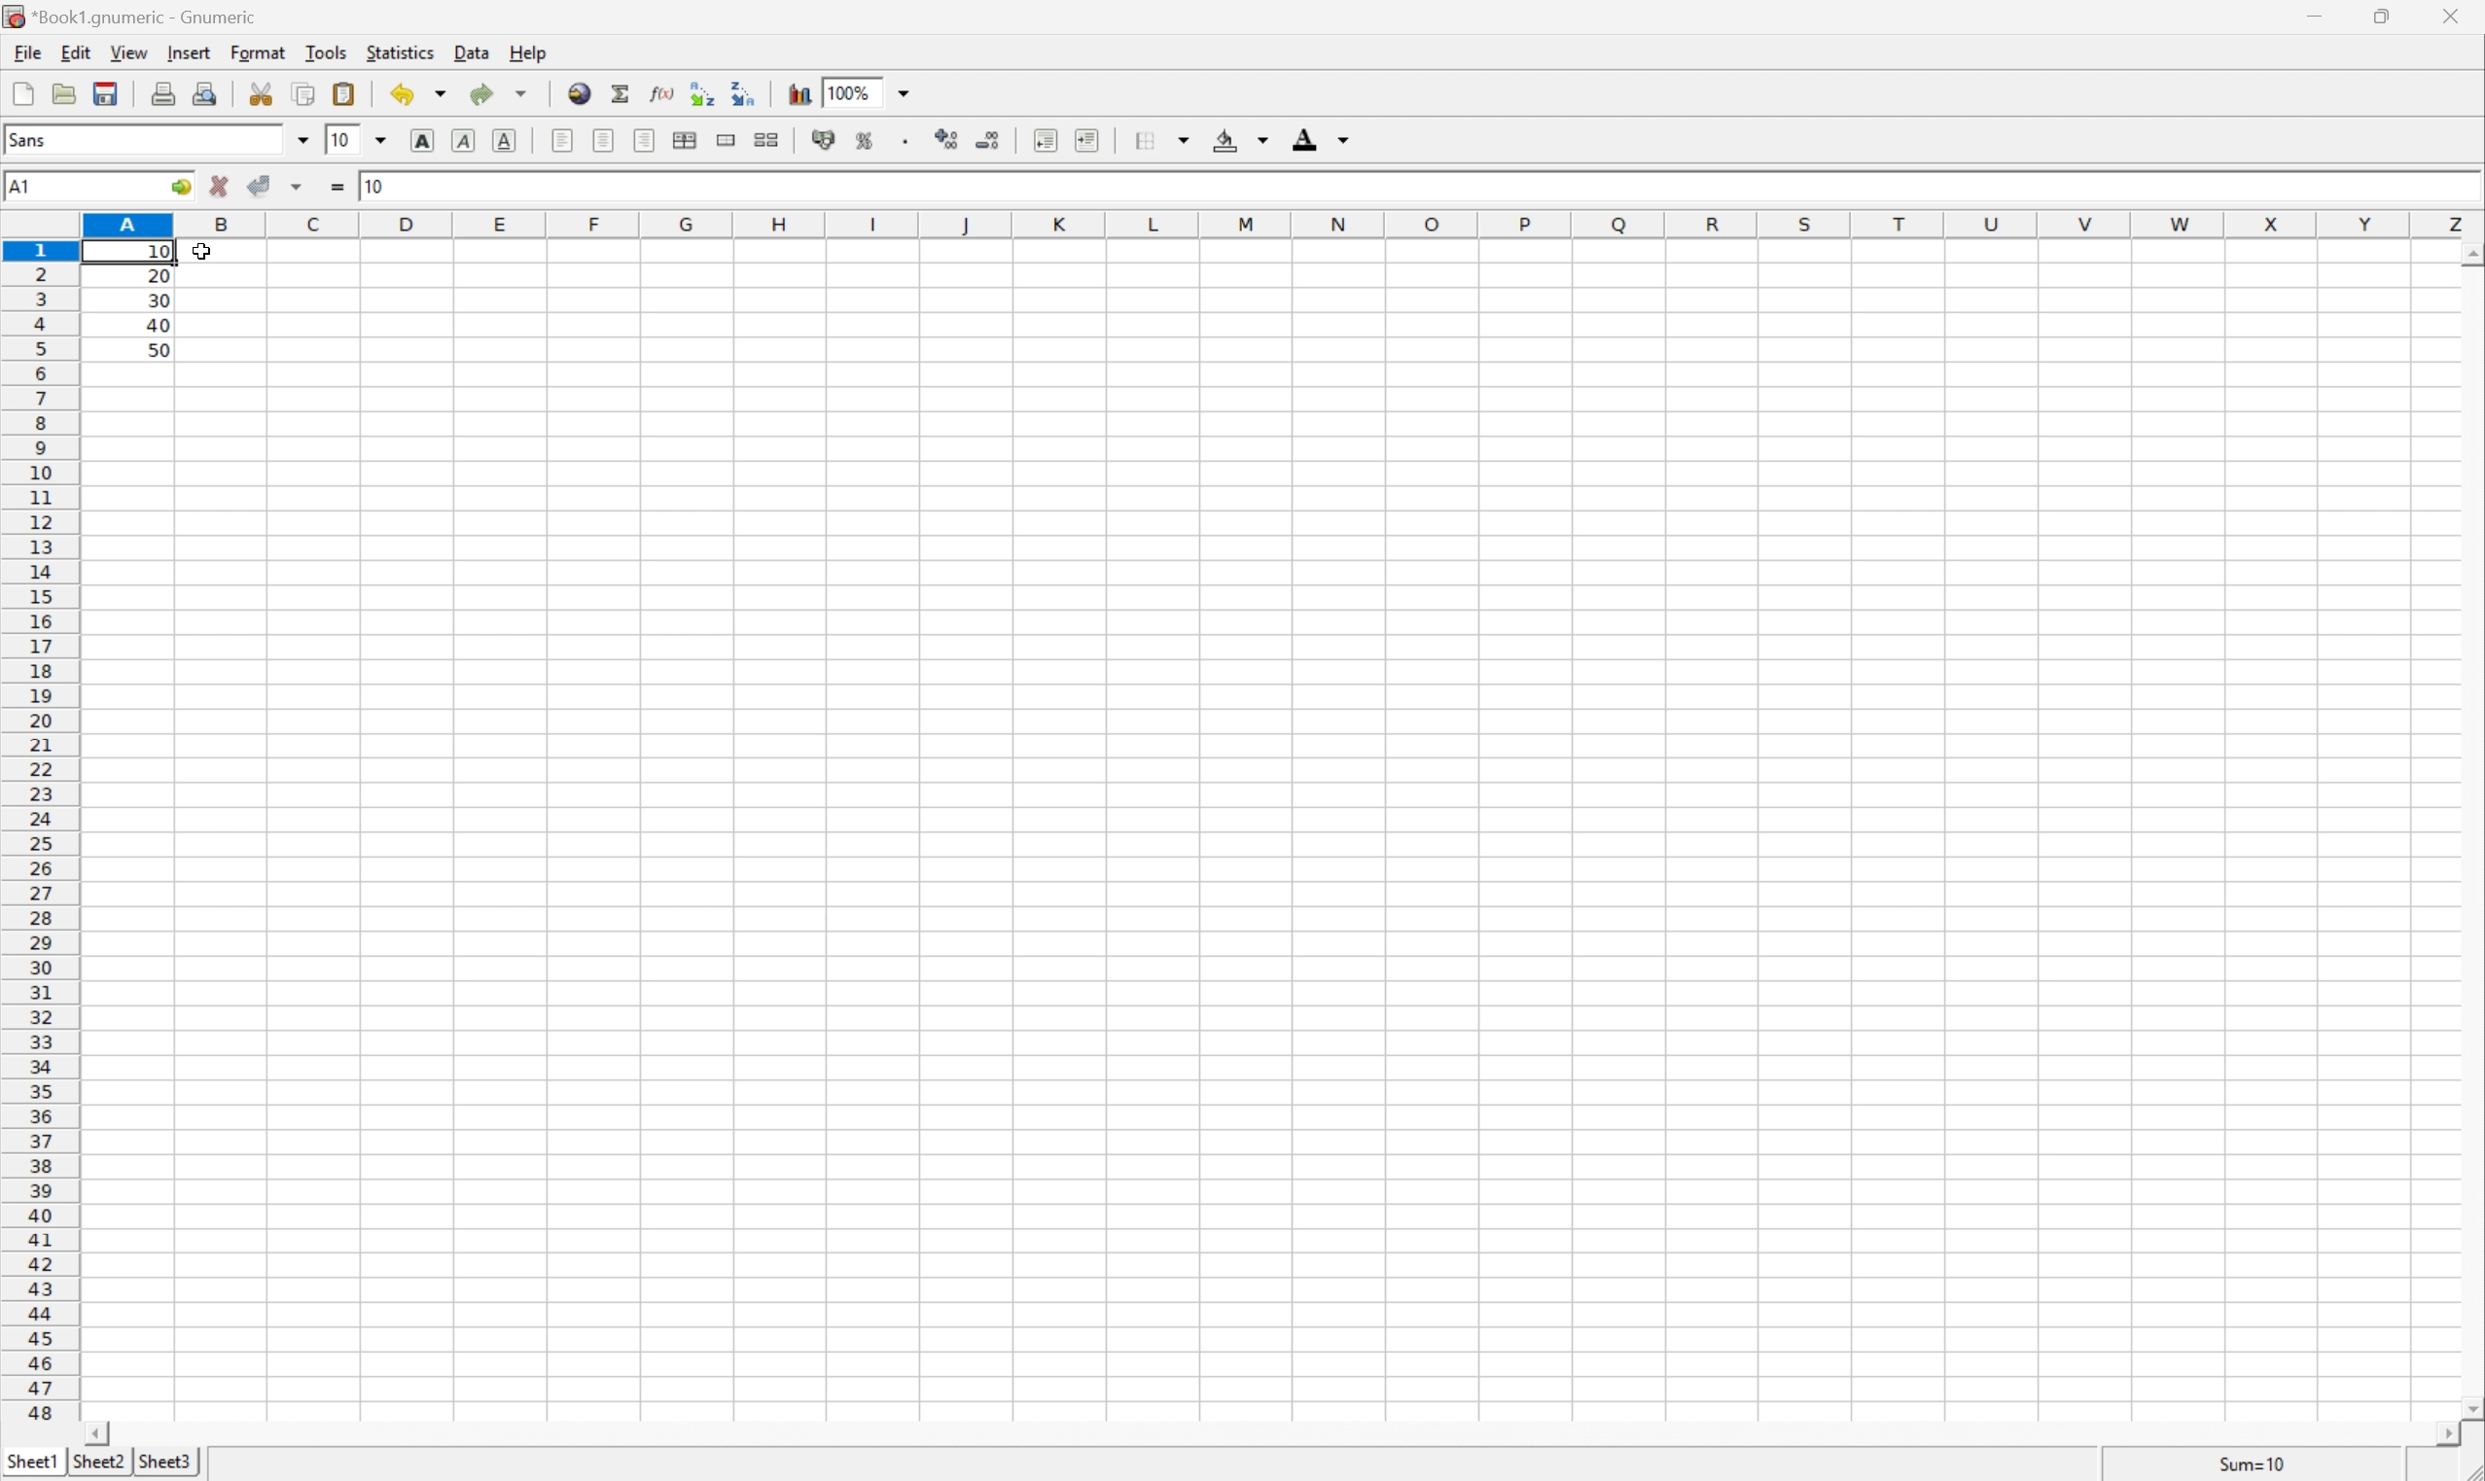 Image resolution: width=2485 pixels, height=1481 pixels. Describe the element at coordinates (605, 138) in the screenshot. I see `Center Horizontally` at that location.